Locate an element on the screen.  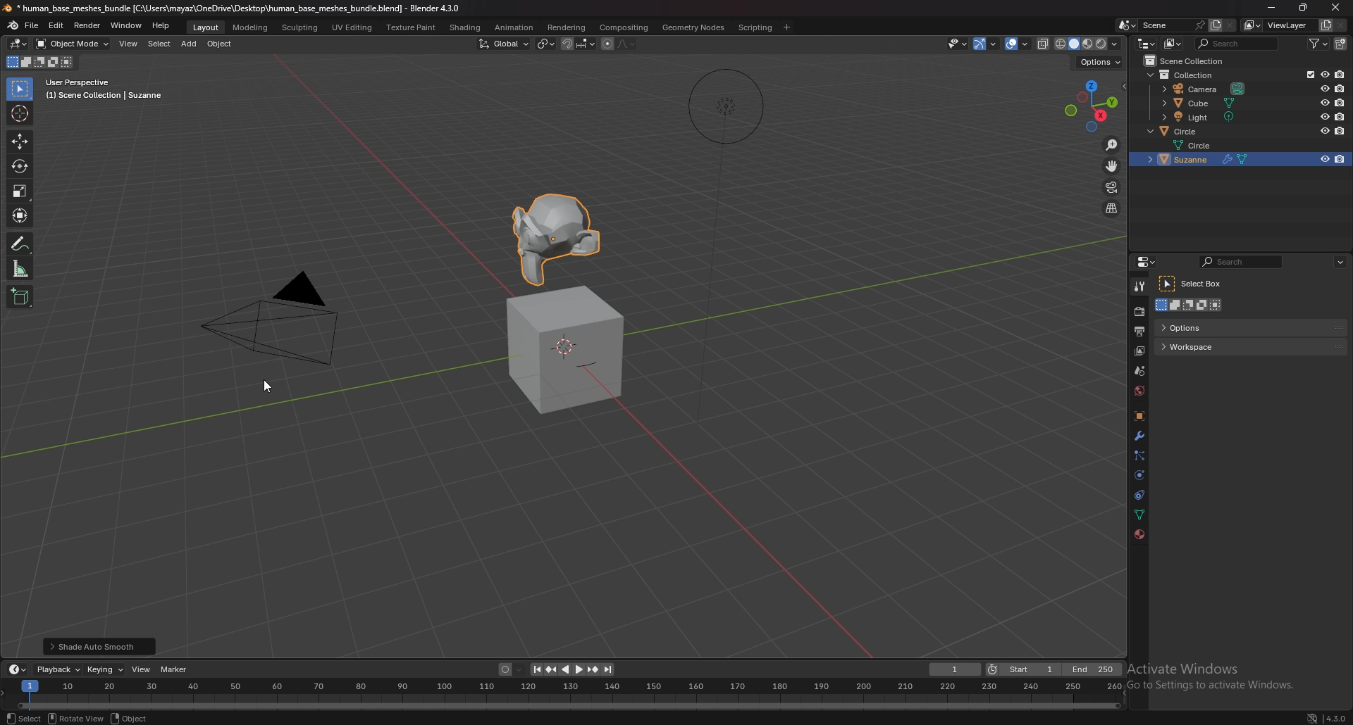
cube is located at coordinates (567, 350).